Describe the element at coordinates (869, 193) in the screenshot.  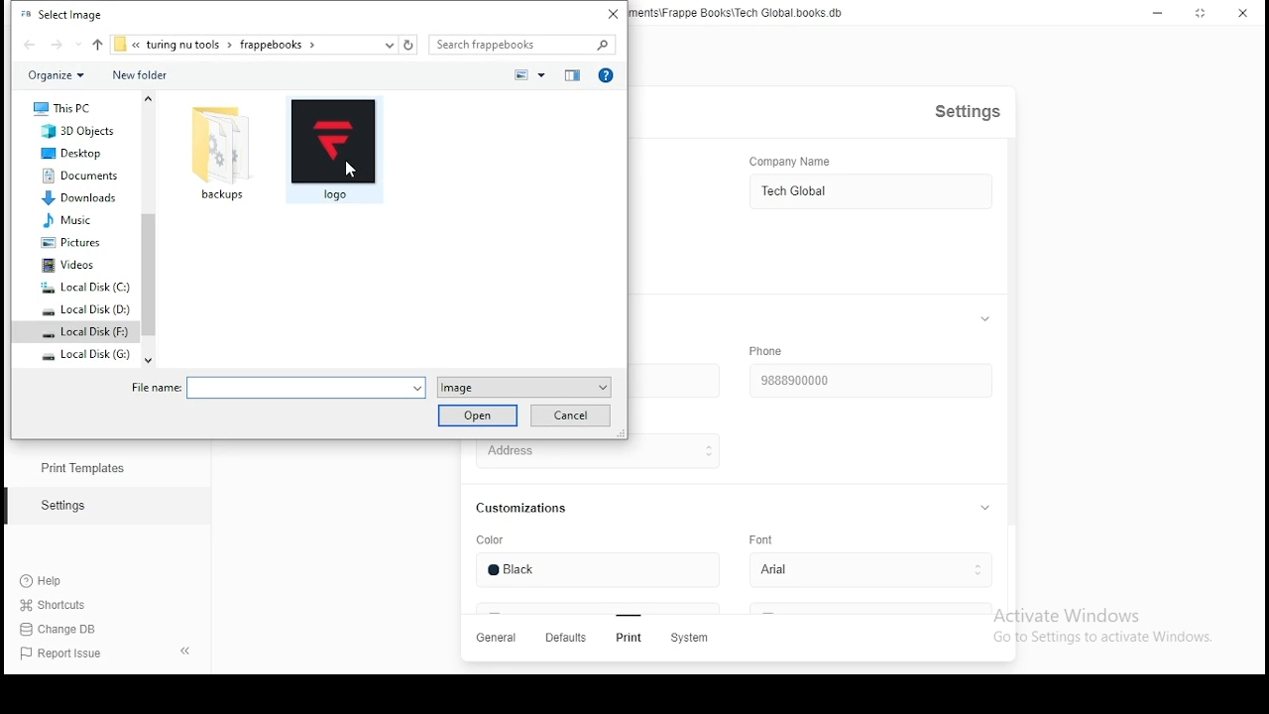
I see `COMPANY NAME INPUT BOX` at that location.